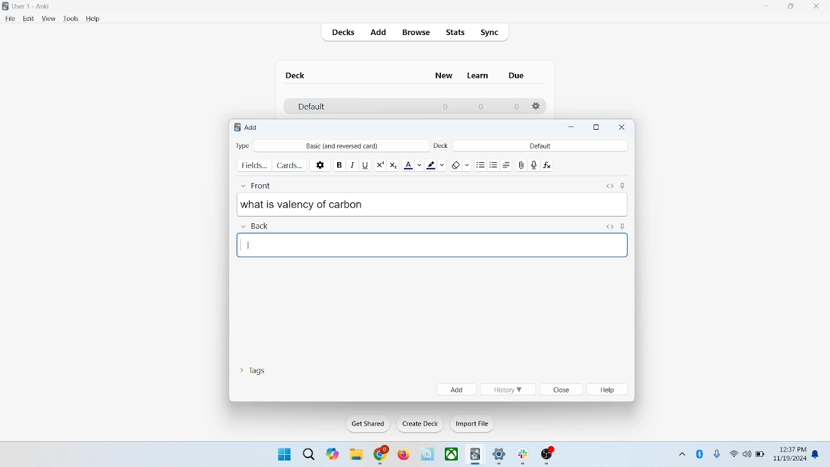 The width and height of the screenshot is (830, 467). What do you see at coordinates (733, 453) in the screenshot?
I see `wifi` at bounding box center [733, 453].